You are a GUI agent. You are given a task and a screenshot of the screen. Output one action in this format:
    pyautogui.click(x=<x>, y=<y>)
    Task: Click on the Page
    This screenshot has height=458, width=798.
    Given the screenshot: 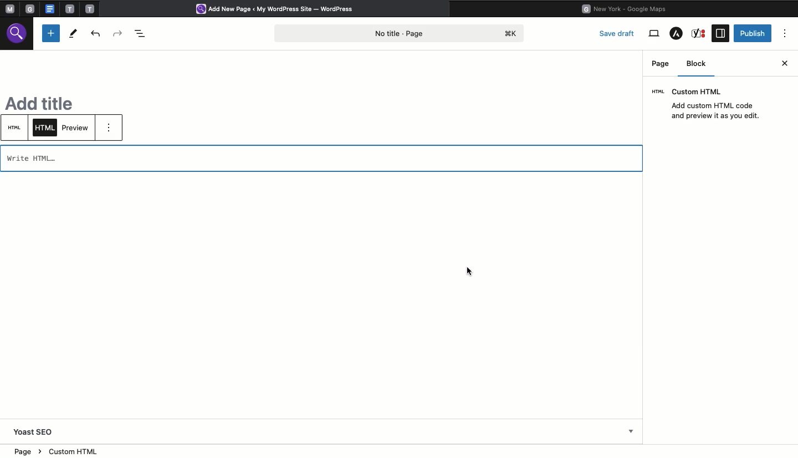 What is the action you would take?
    pyautogui.click(x=661, y=63)
    